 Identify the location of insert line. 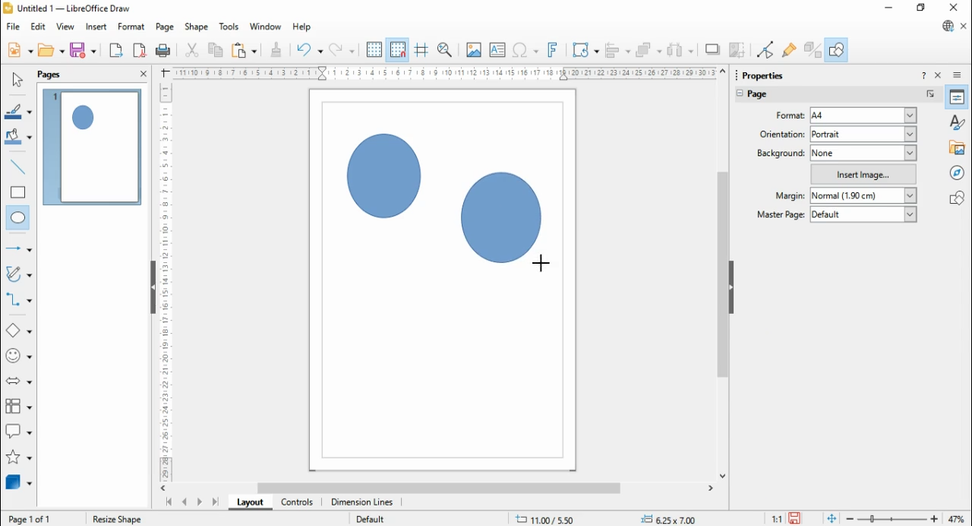
(20, 167).